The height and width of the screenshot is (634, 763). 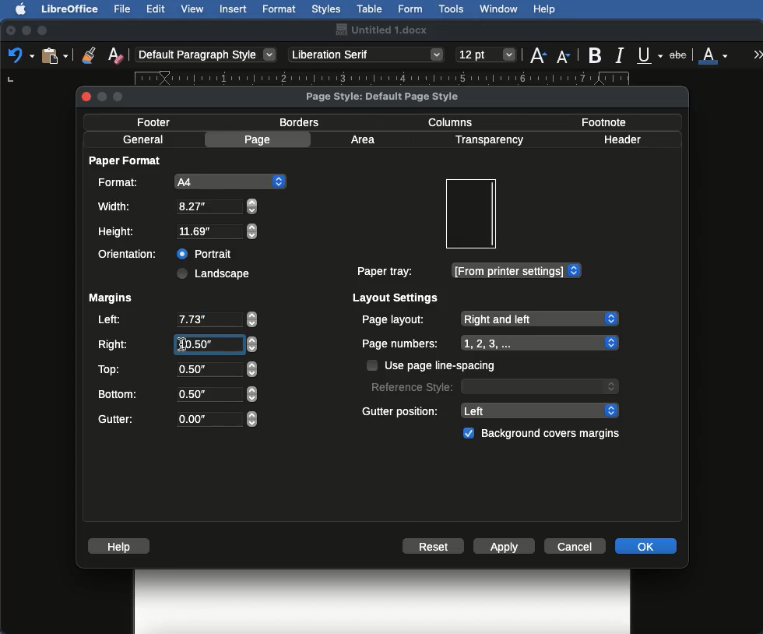 What do you see at coordinates (86, 98) in the screenshot?
I see `close` at bounding box center [86, 98].